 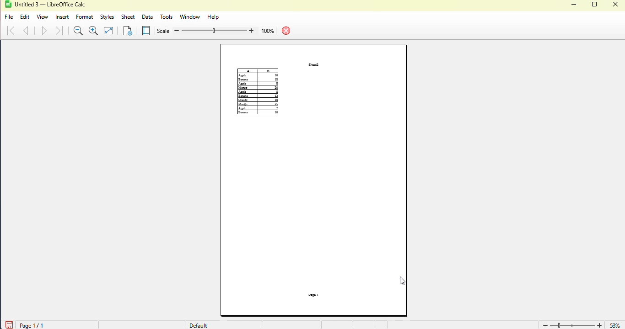 I want to click on close preview, so click(x=286, y=31).